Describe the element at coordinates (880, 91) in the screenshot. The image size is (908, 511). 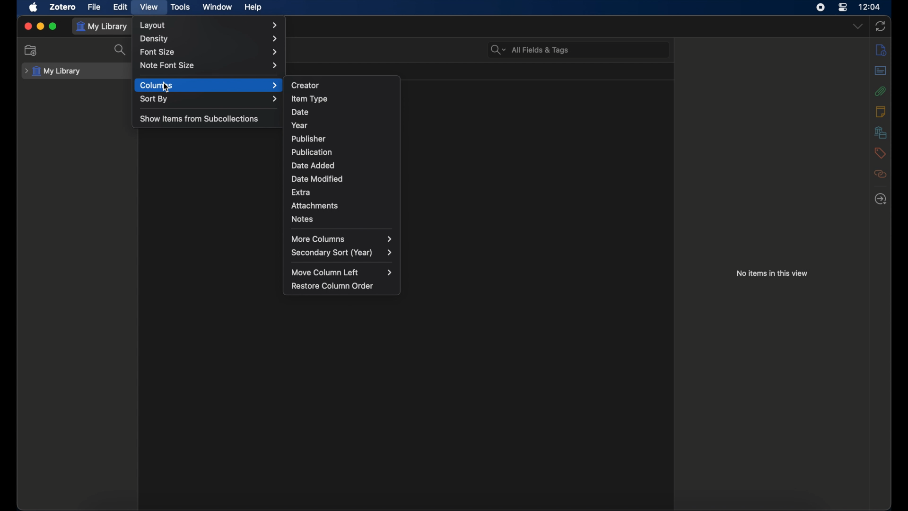
I see `attachments` at that location.